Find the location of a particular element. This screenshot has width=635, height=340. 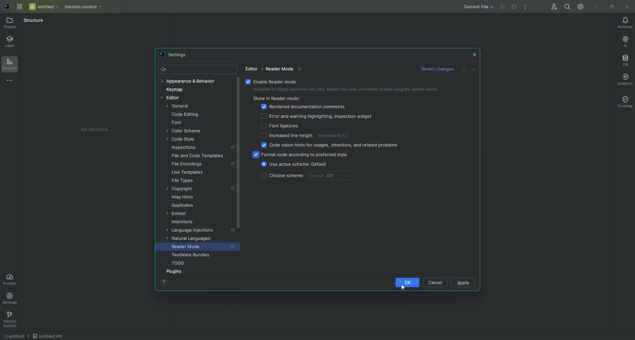

scroll bar is located at coordinates (240, 175).